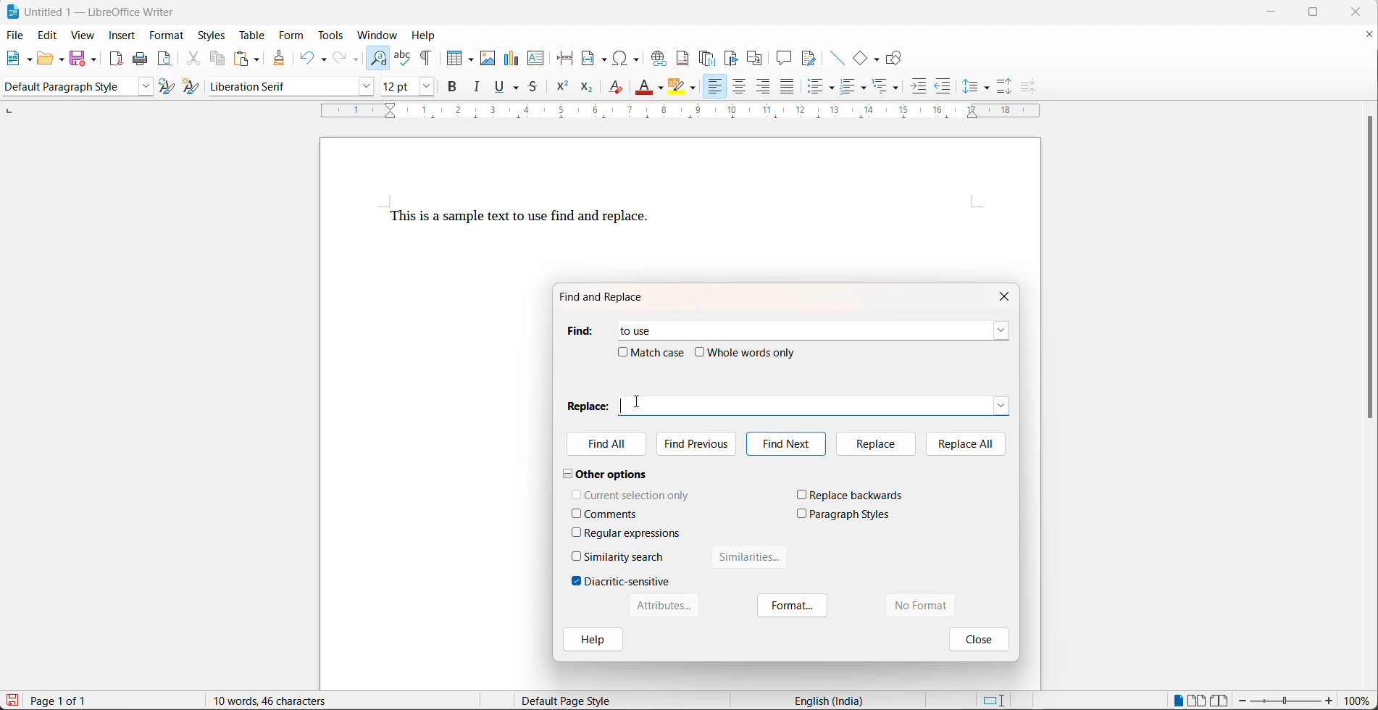 The height and width of the screenshot is (710, 1378). What do you see at coordinates (1369, 37) in the screenshot?
I see `close document` at bounding box center [1369, 37].